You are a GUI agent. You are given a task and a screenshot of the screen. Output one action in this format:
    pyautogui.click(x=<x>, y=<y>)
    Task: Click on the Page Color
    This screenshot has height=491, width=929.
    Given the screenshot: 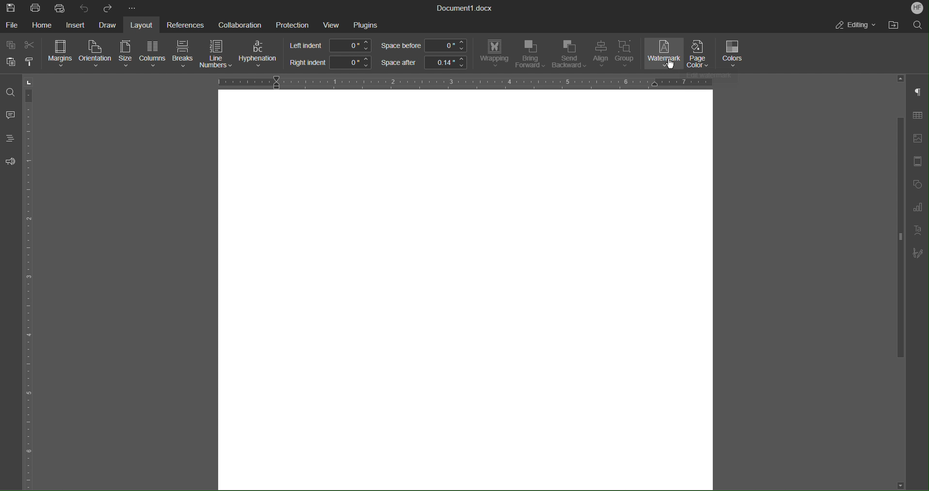 What is the action you would take?
    pyautogui.click(x=701, y=54)
    